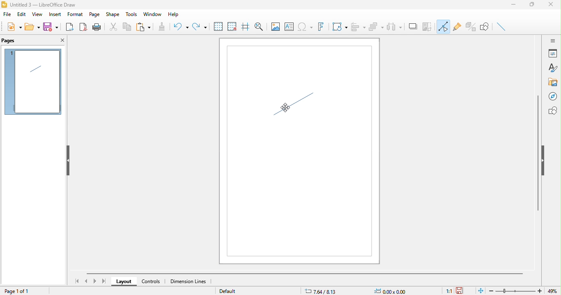 The width and height of the screenshot is (561, 295). I want to click on maximize, so click(535, 6).